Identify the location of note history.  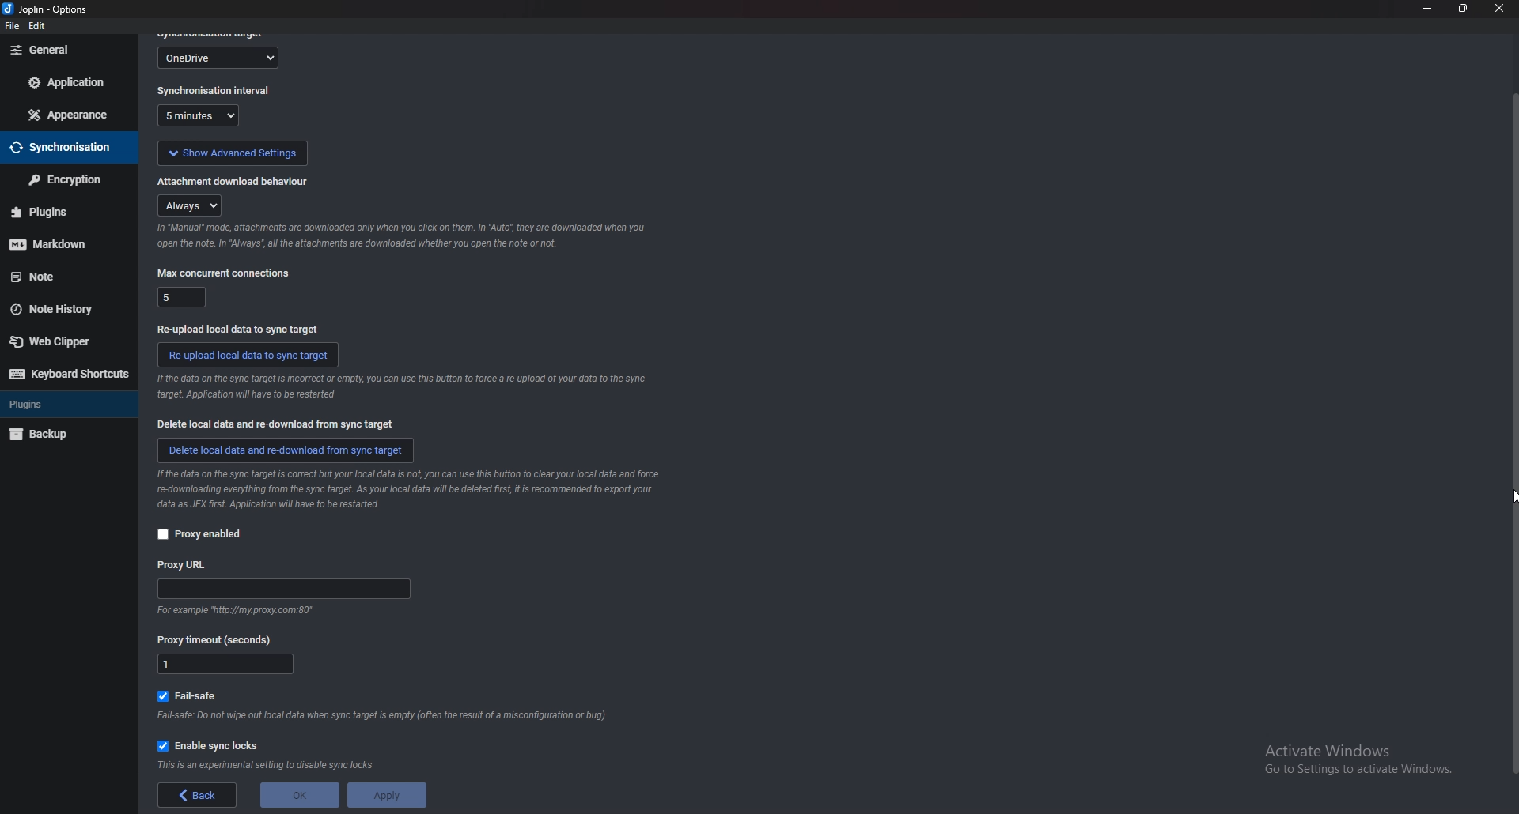
(60, 309).